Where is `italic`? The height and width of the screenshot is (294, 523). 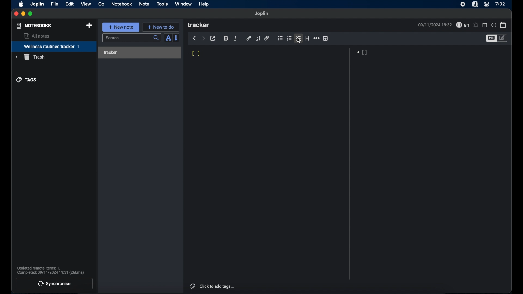
italic is located at coordinates (235, 38).